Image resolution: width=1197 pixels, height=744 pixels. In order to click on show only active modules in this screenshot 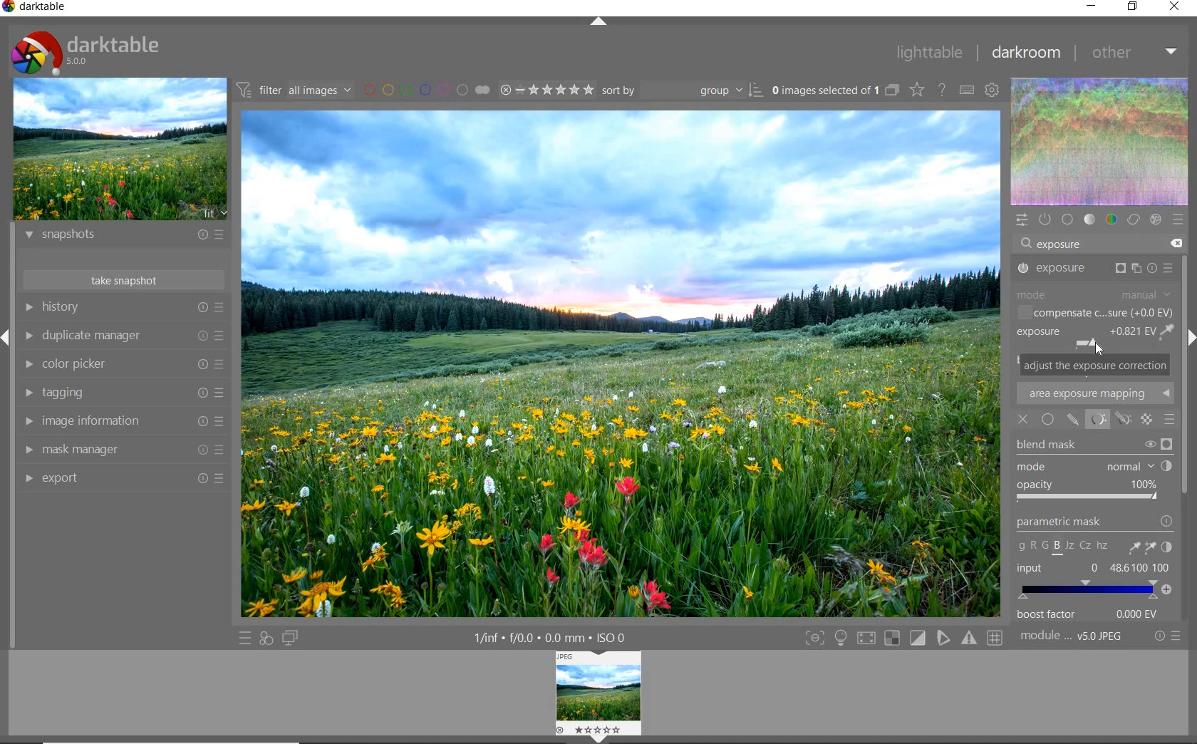, I will do `click(1044, 219)`.